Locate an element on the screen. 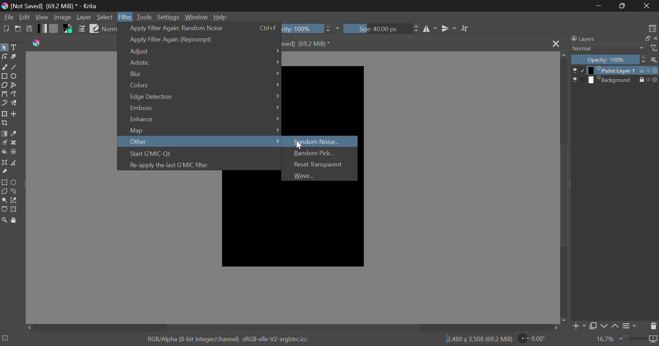 The height and width of the screenshot is (346, 659). Scroll Bar is located at coordinates (291, 328).